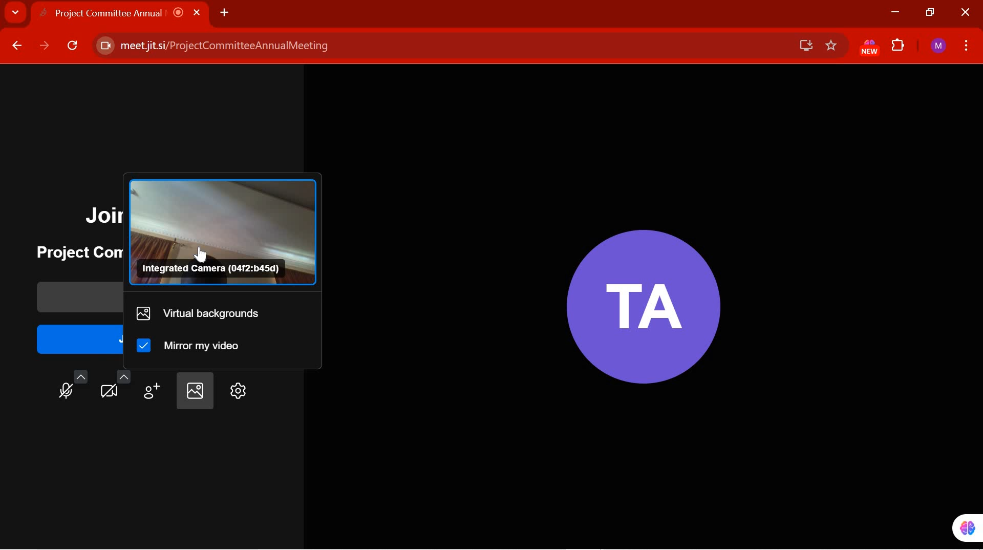 The height and width of the screenshot is (550, 983). What do you see at coordinates (45, 46) in the screenshot?
I see `FORWARD` at bounding box center [45, 46].